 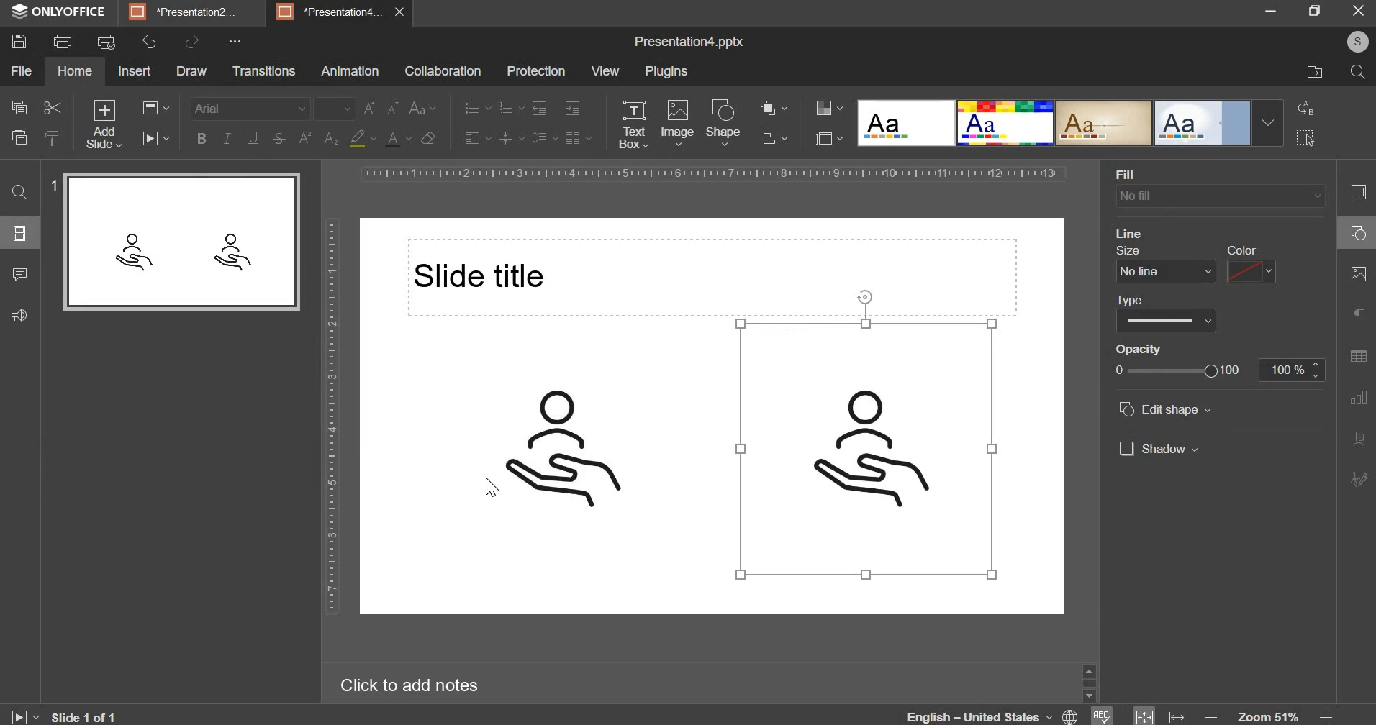 What do you see at coordinates (158, 142) in the screenshot?
I see `slideshow` at bounding box center [158, 142].